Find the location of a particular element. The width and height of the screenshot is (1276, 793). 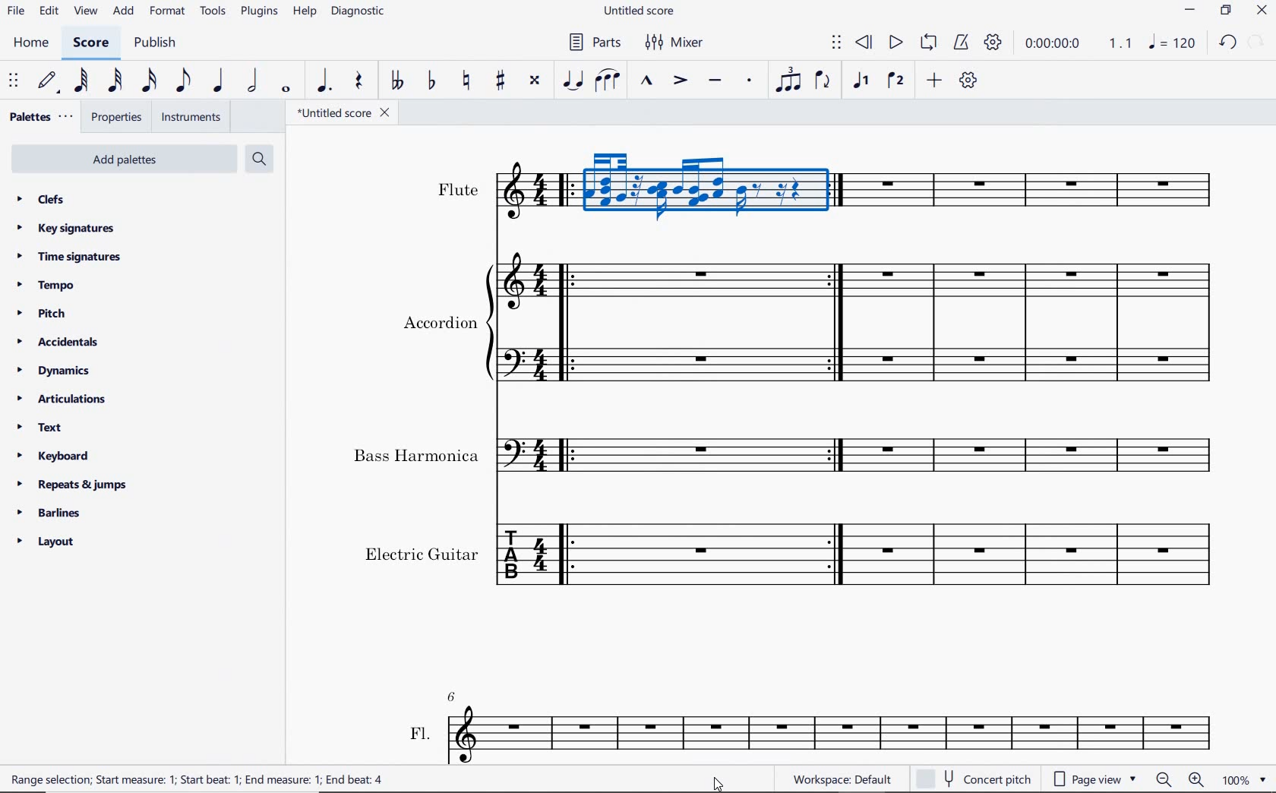

properties is located at coordinates (118, 118).